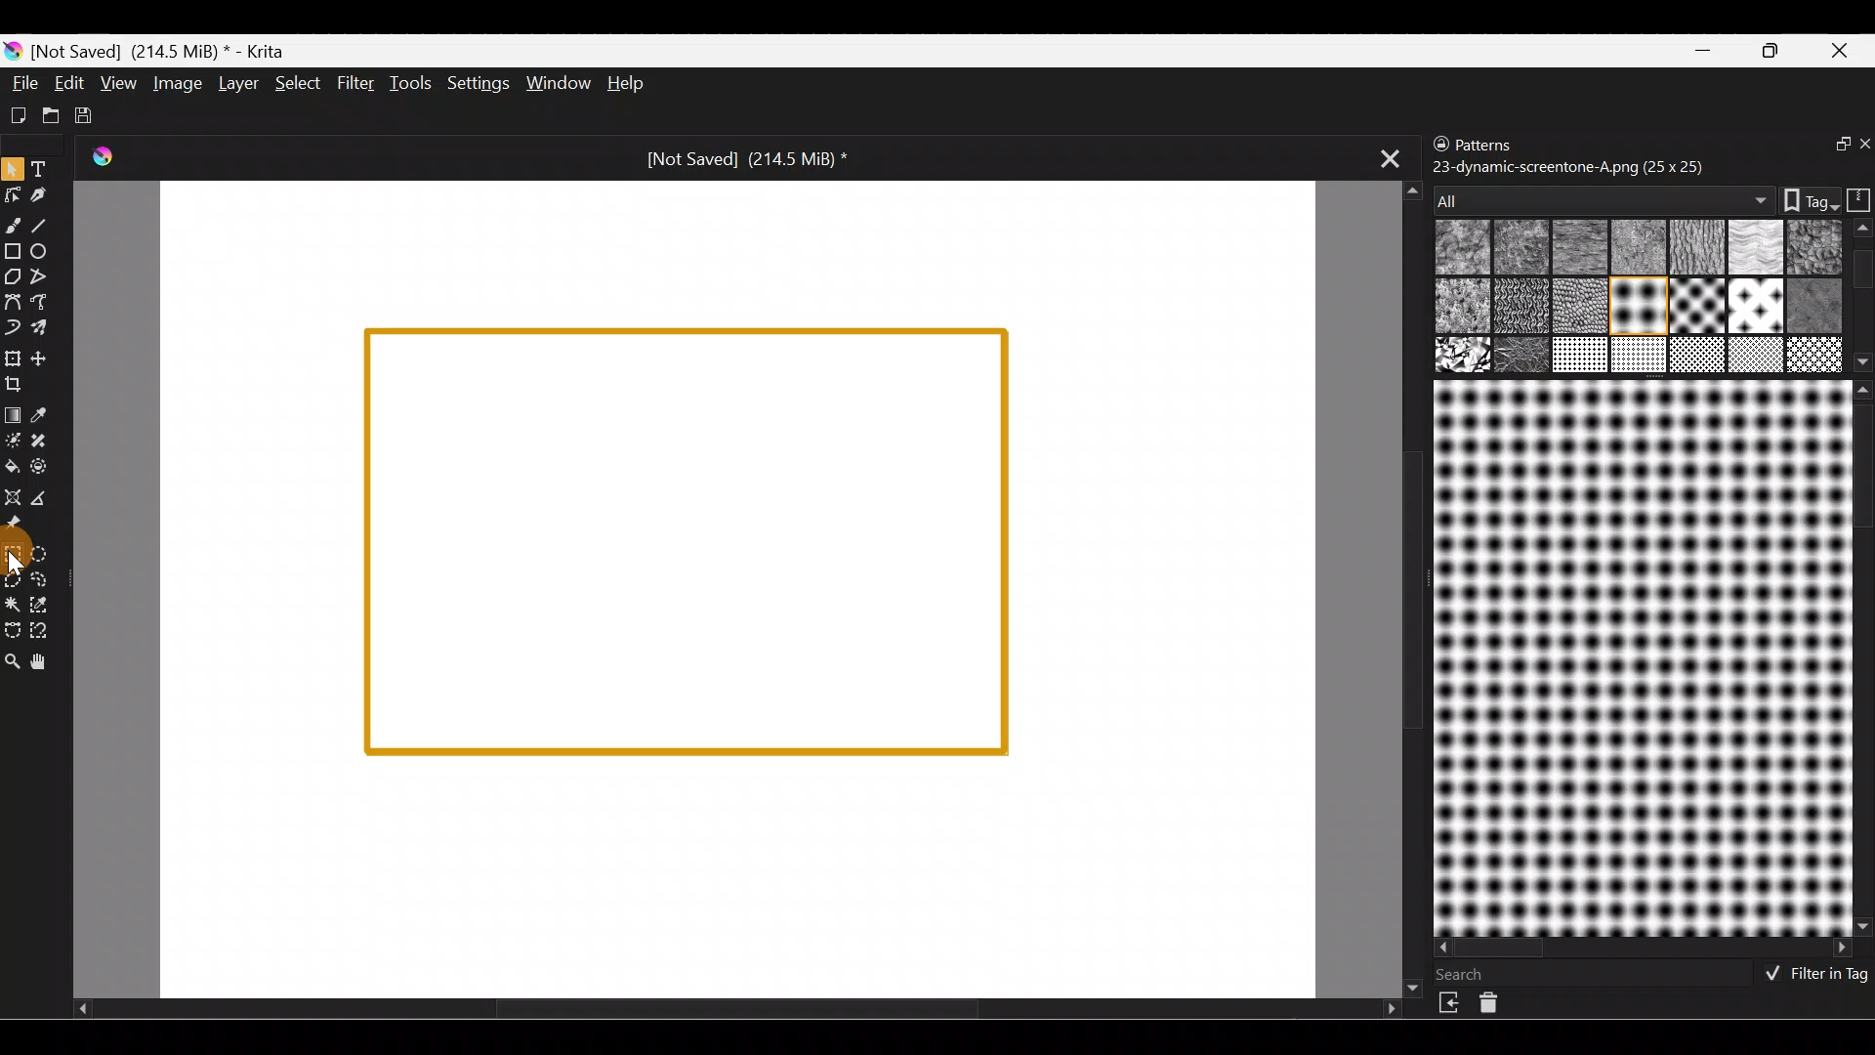  Describe the element at coordinates (48, 112) in the screenshot. I see `Open existing document` at that location.